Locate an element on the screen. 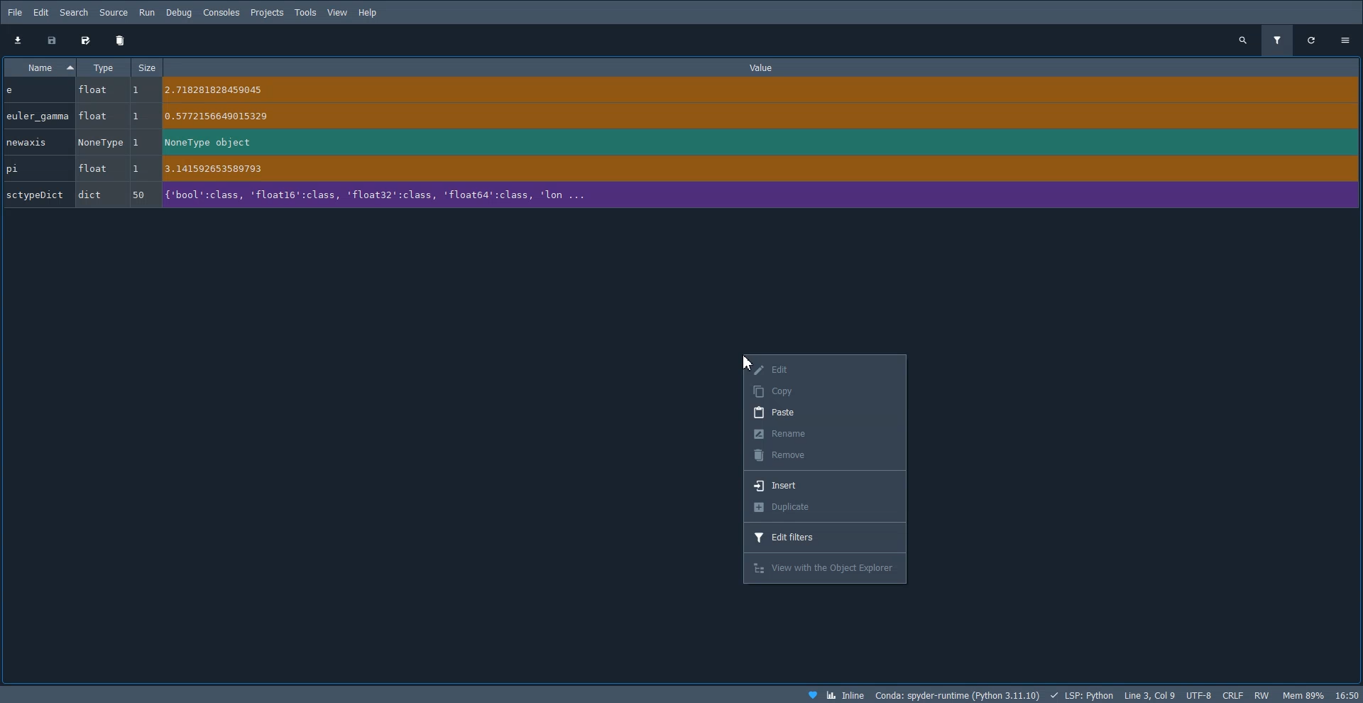  NoneType is located at coordinates (102, 143).